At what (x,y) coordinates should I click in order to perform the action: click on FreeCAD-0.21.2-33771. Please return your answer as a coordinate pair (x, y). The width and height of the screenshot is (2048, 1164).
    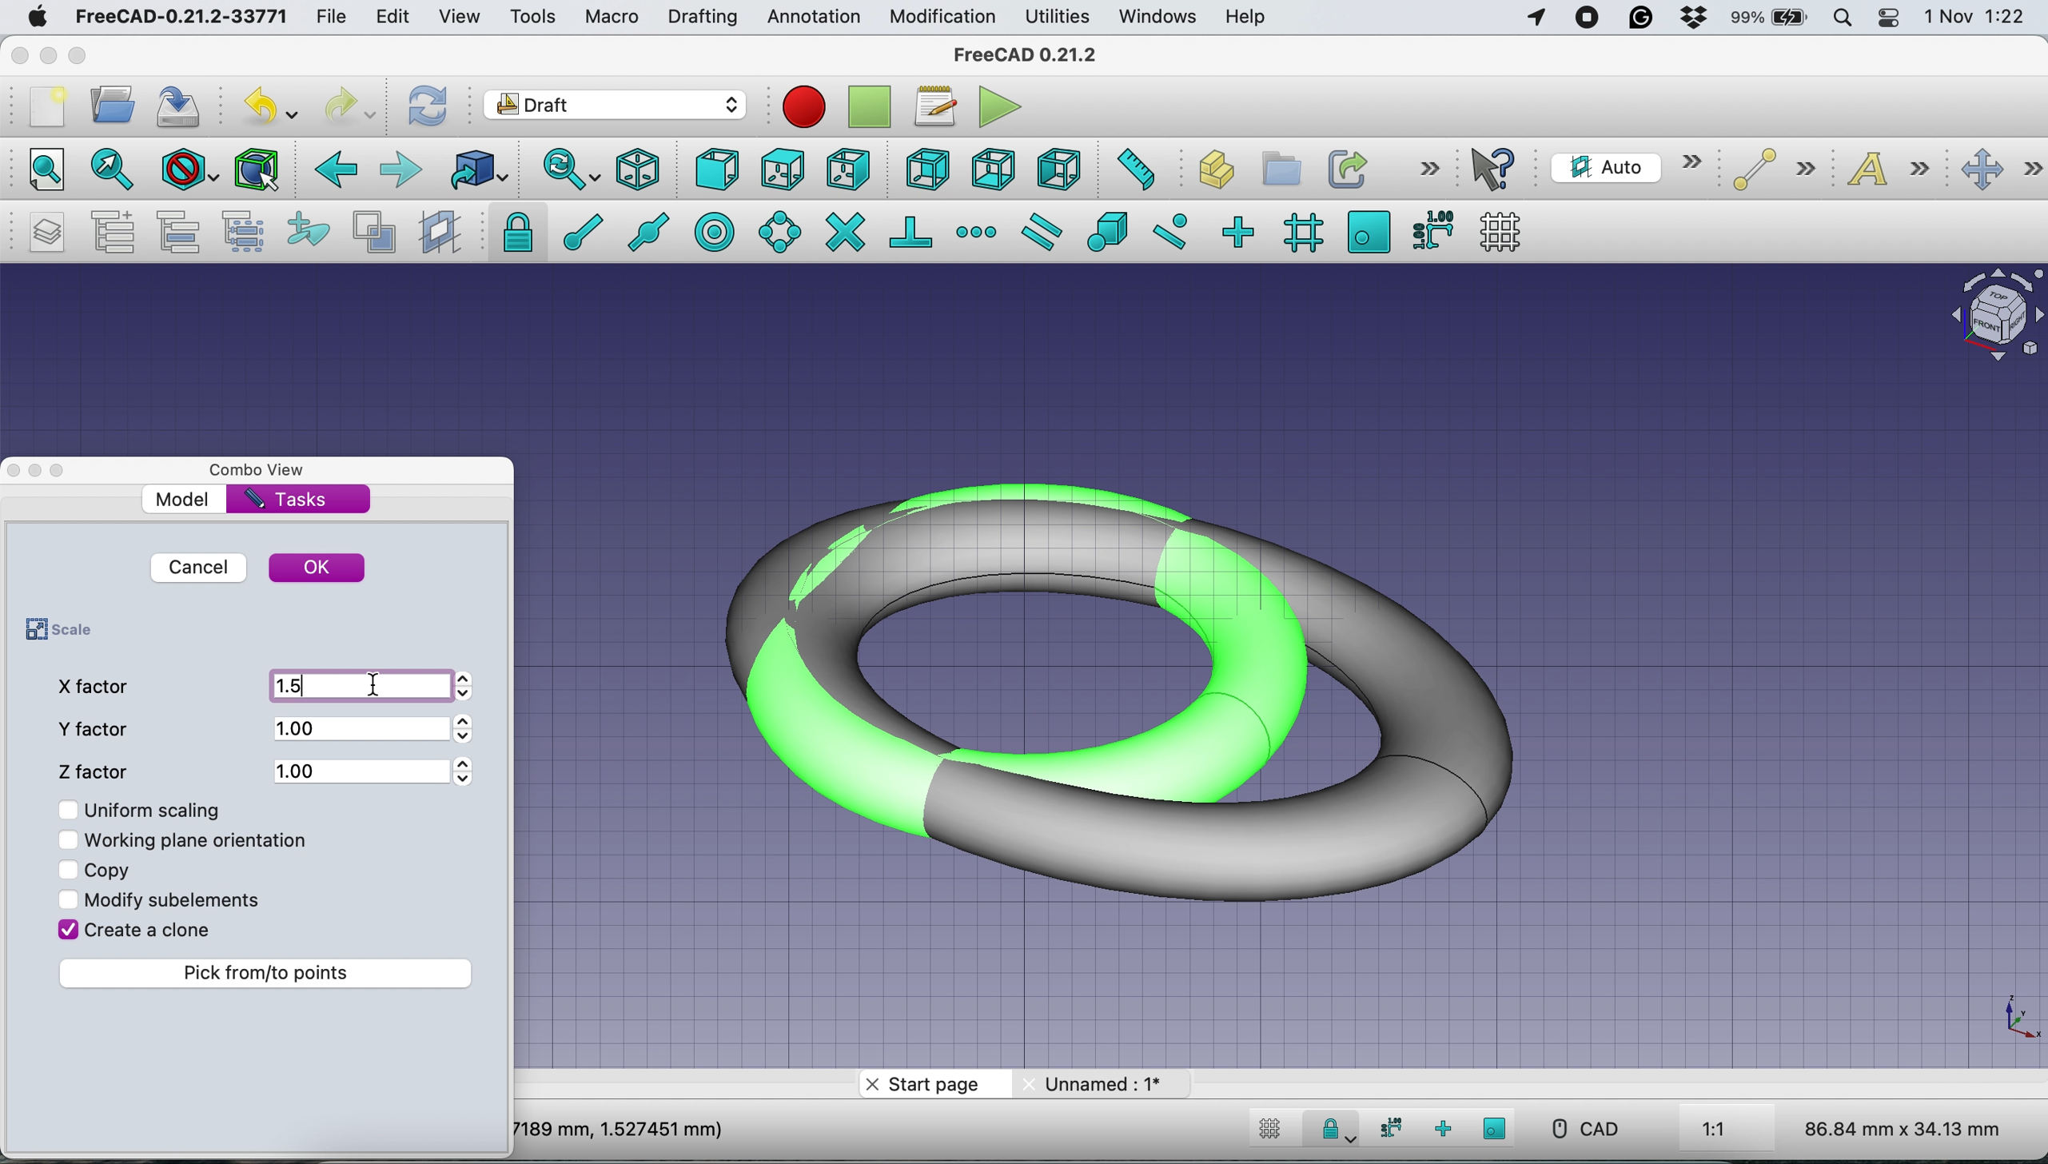
    Looking at the image, I should click on (182, 15).